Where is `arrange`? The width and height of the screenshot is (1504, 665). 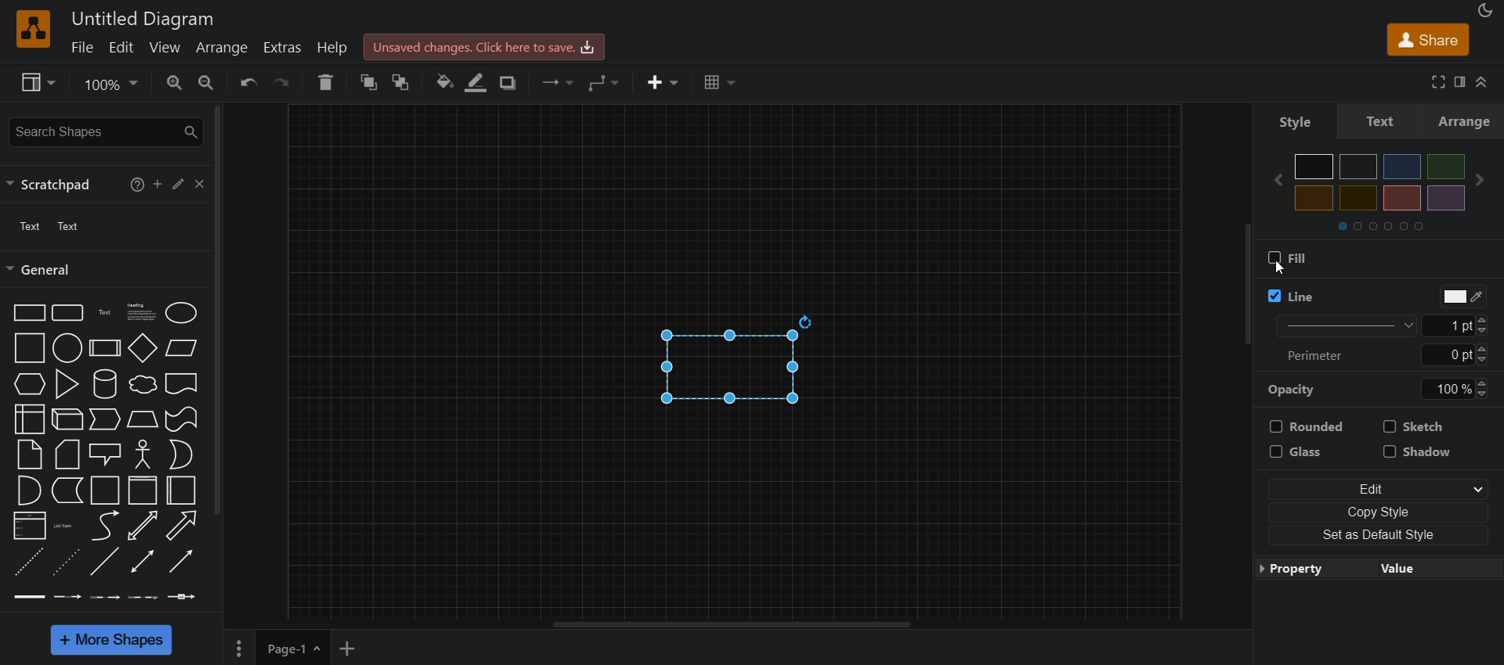 arrange is located at coordinates (1466, 123).